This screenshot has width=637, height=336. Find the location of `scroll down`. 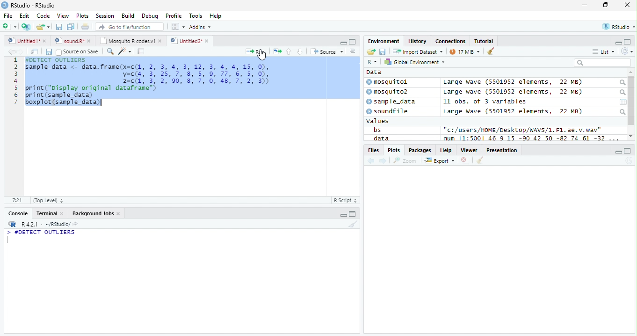

scroll down is located at coordinates (631, 136).